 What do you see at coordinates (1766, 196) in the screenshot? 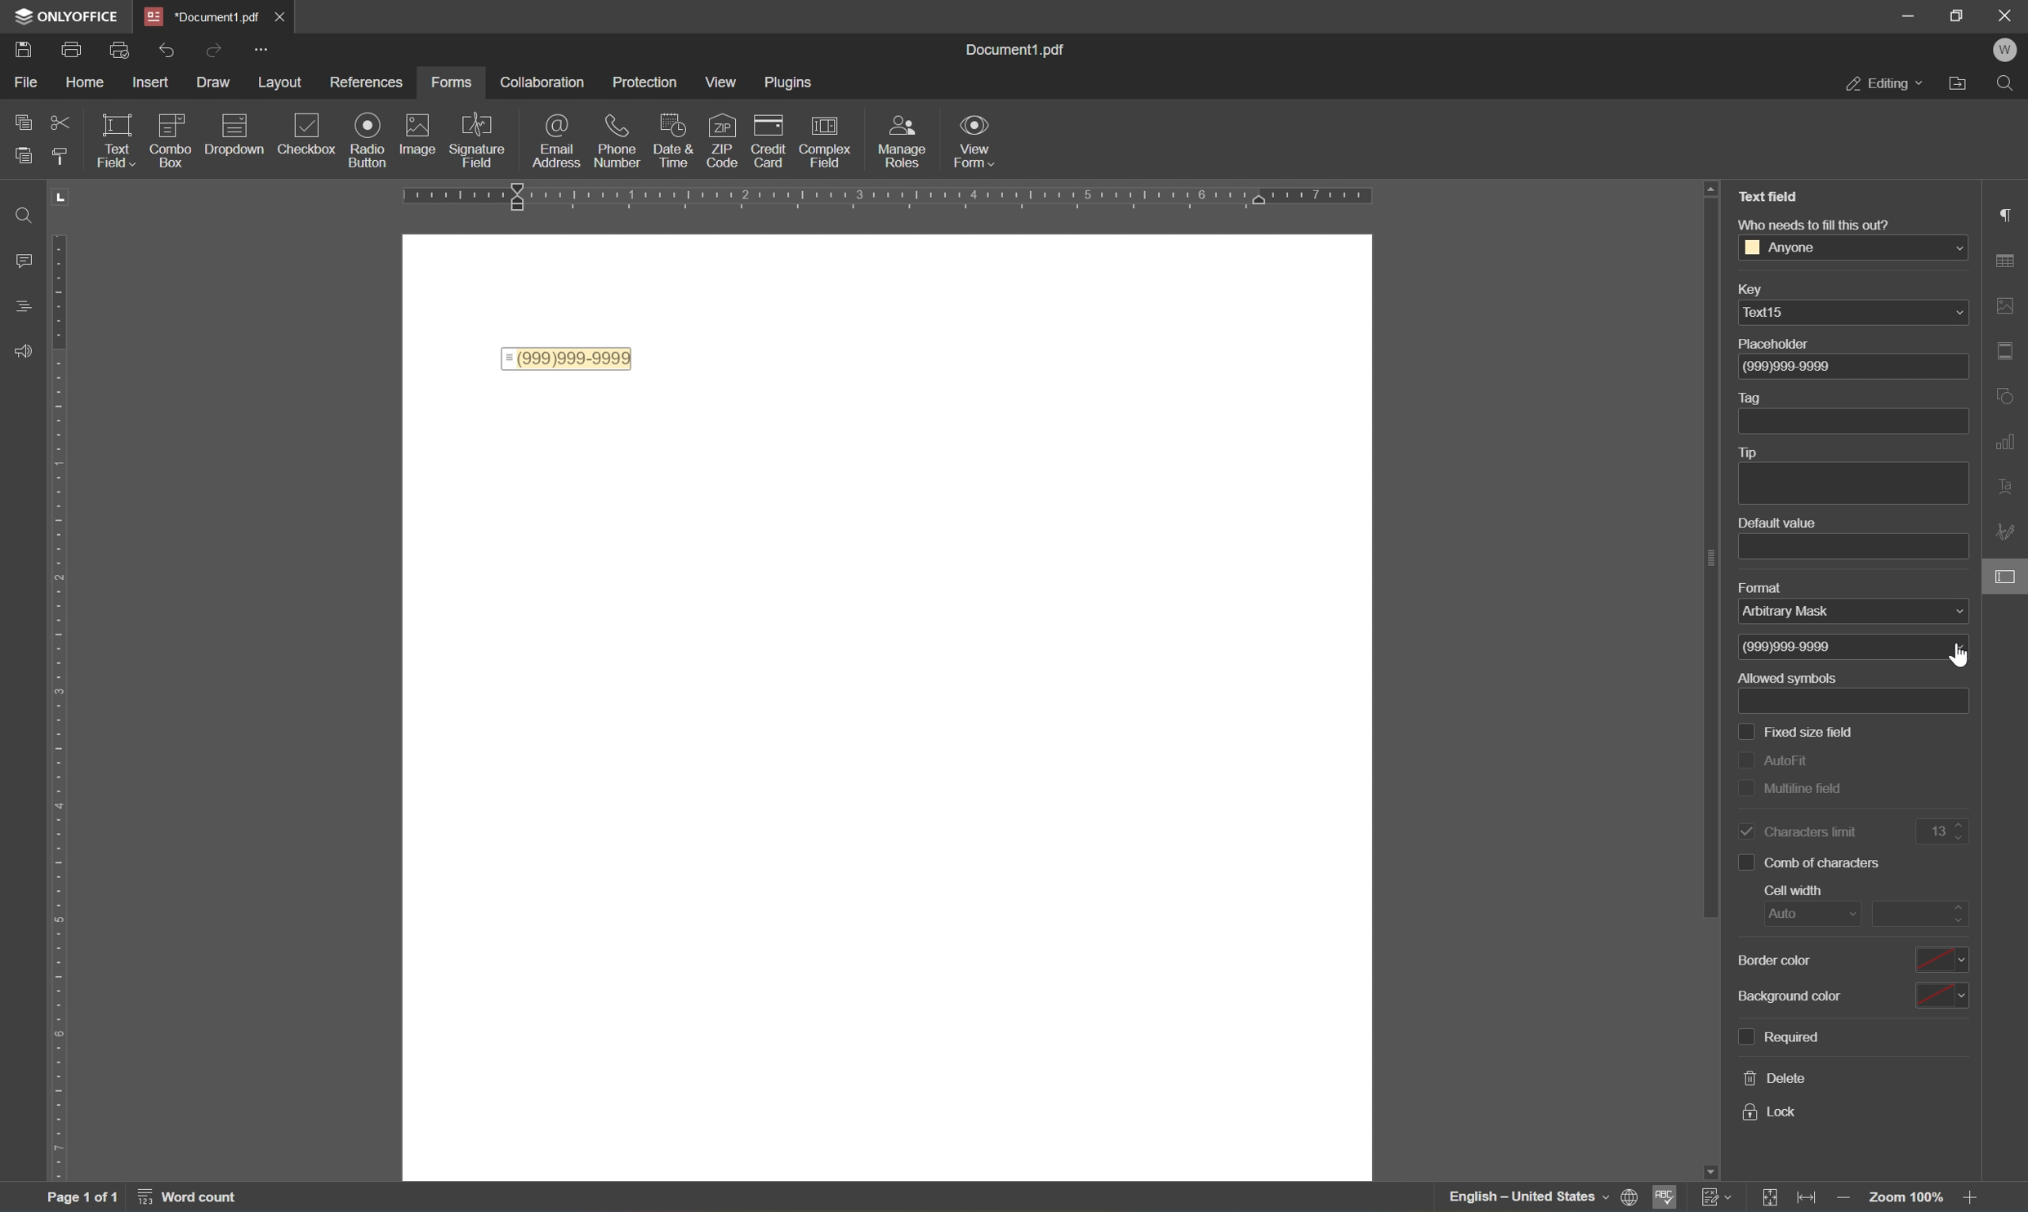
I see `text field` at bounding box center [1766, 196].